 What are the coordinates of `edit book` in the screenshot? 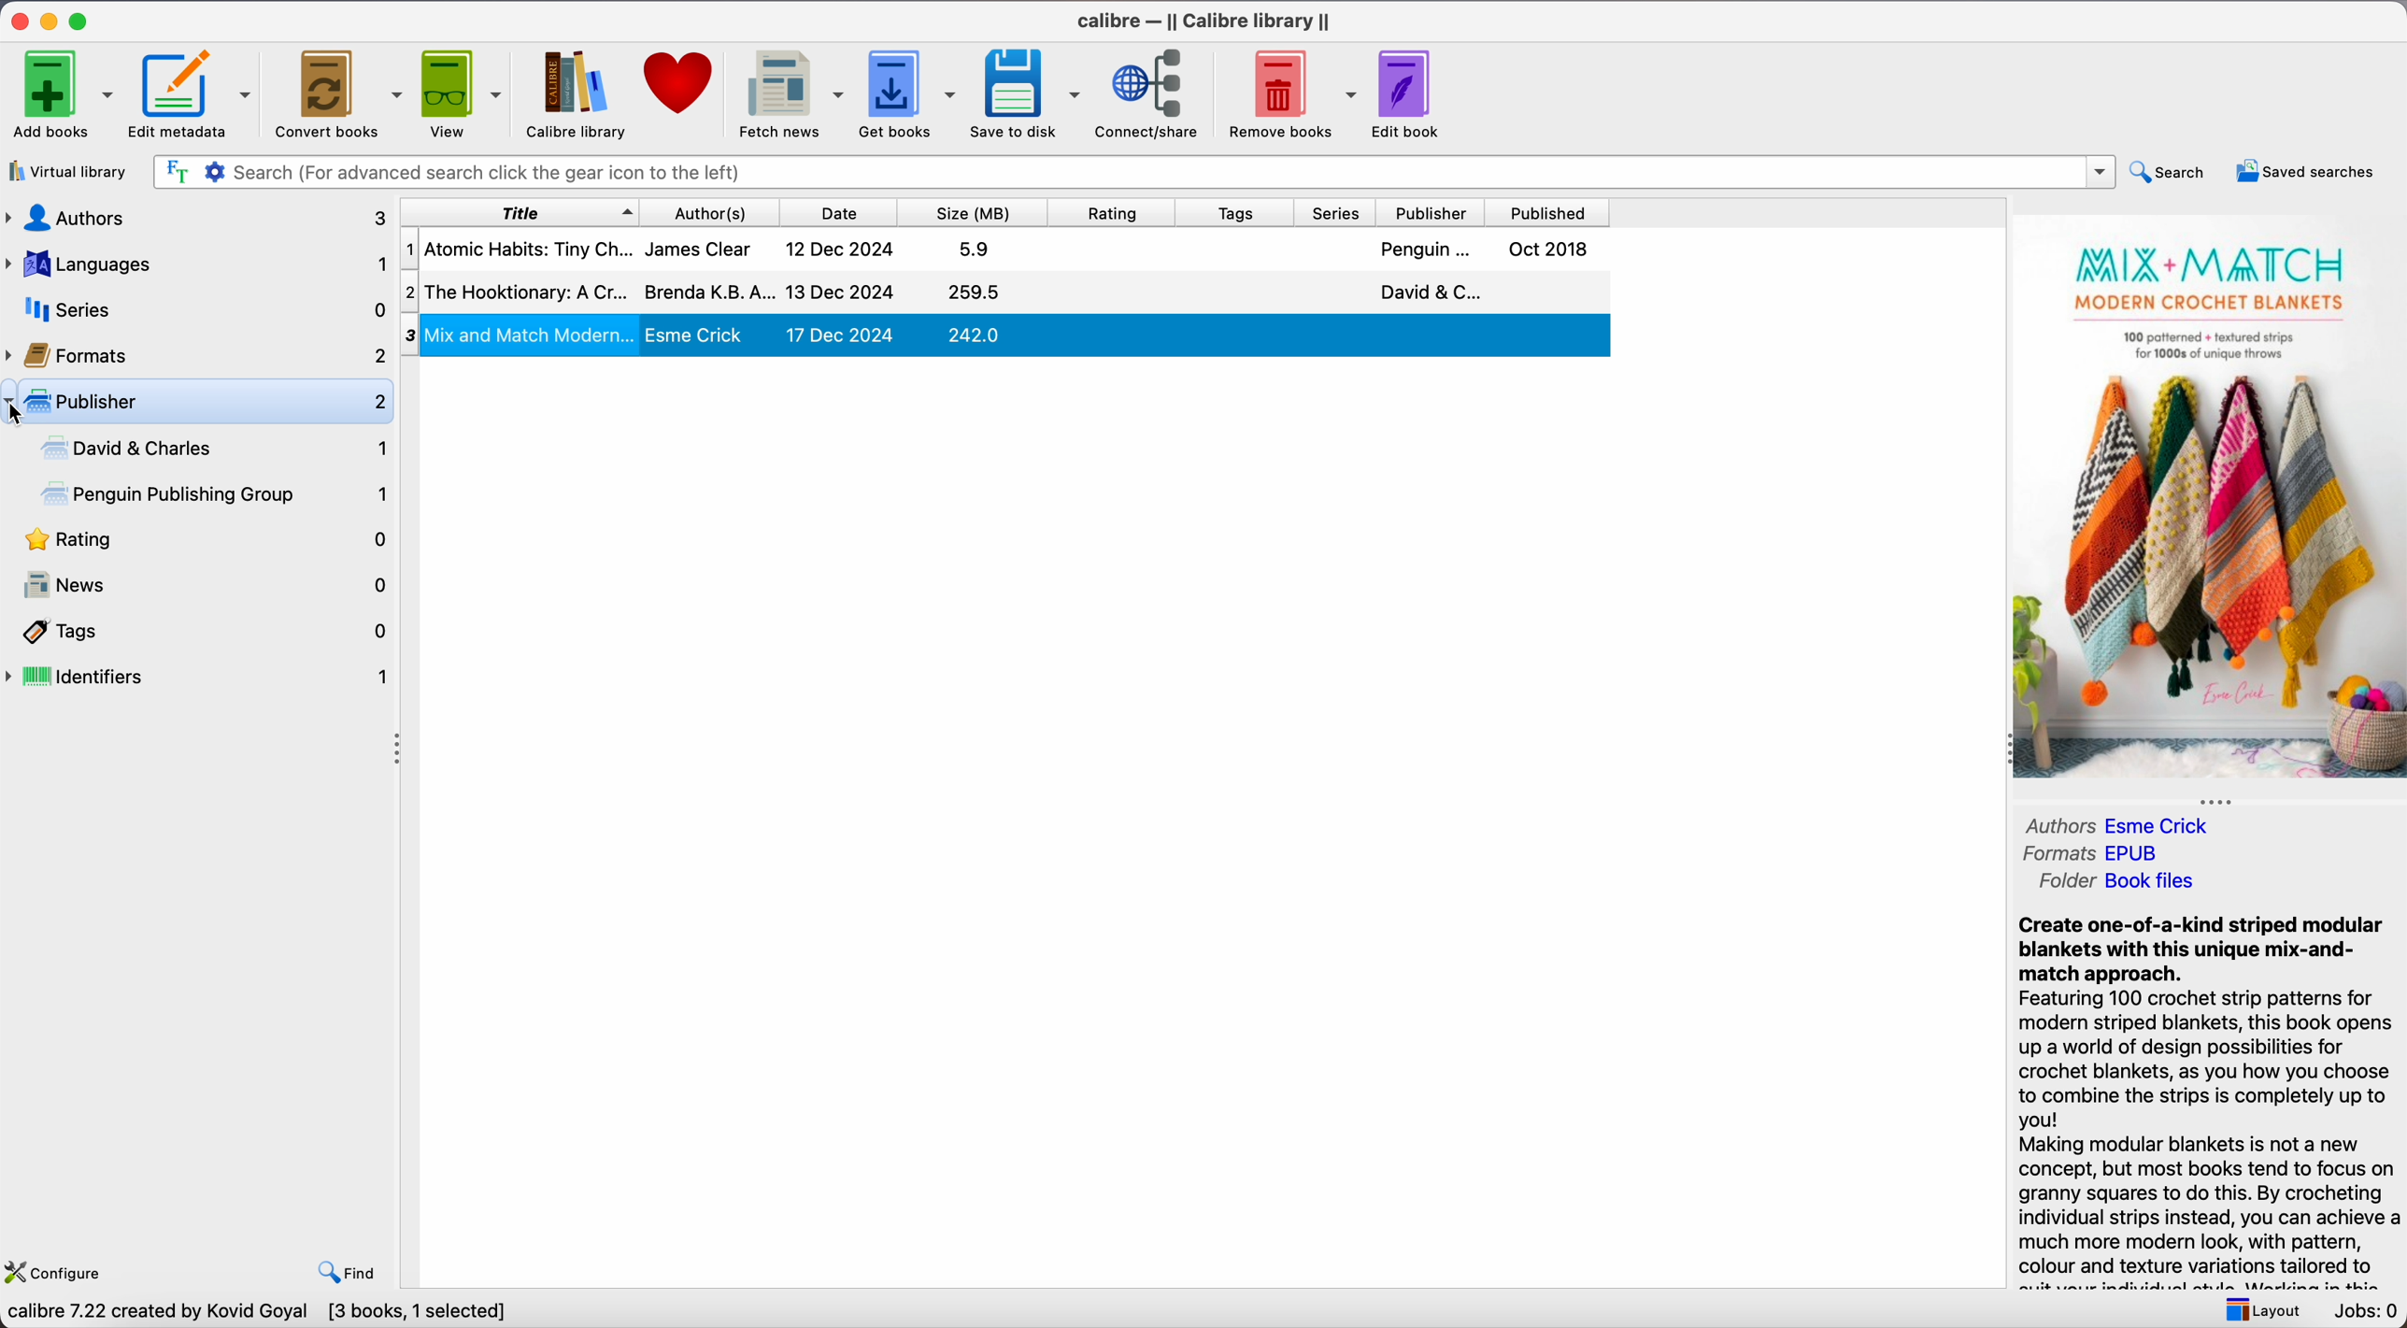 It's located at (1413, 93).